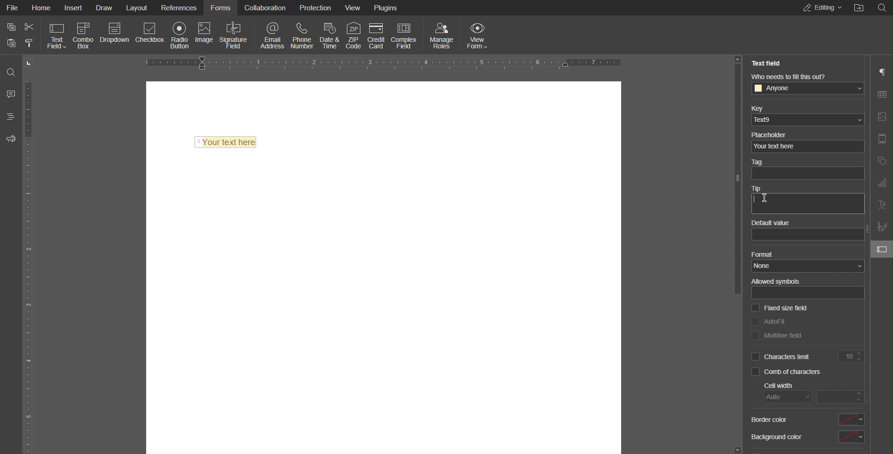  Describe the element at coordinates (115, 35) in the screenshot. I see `Dropdown` at that location.